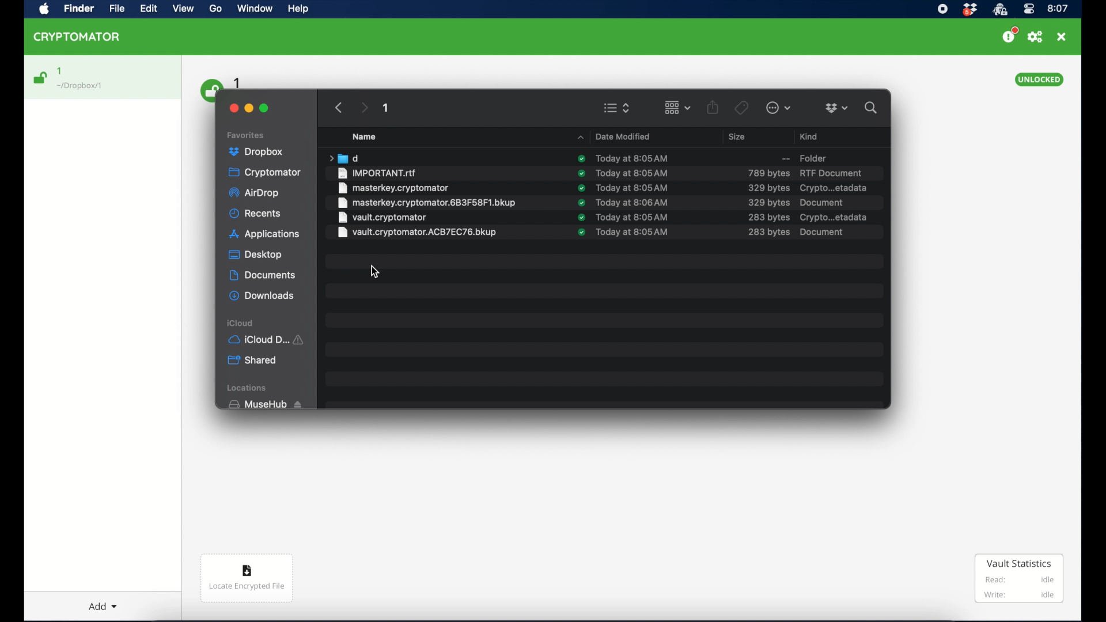 Image resolution: width=1106 pixels, height=622 pixels. I want to click on CRYPTOMATOR, so click(82, 39).